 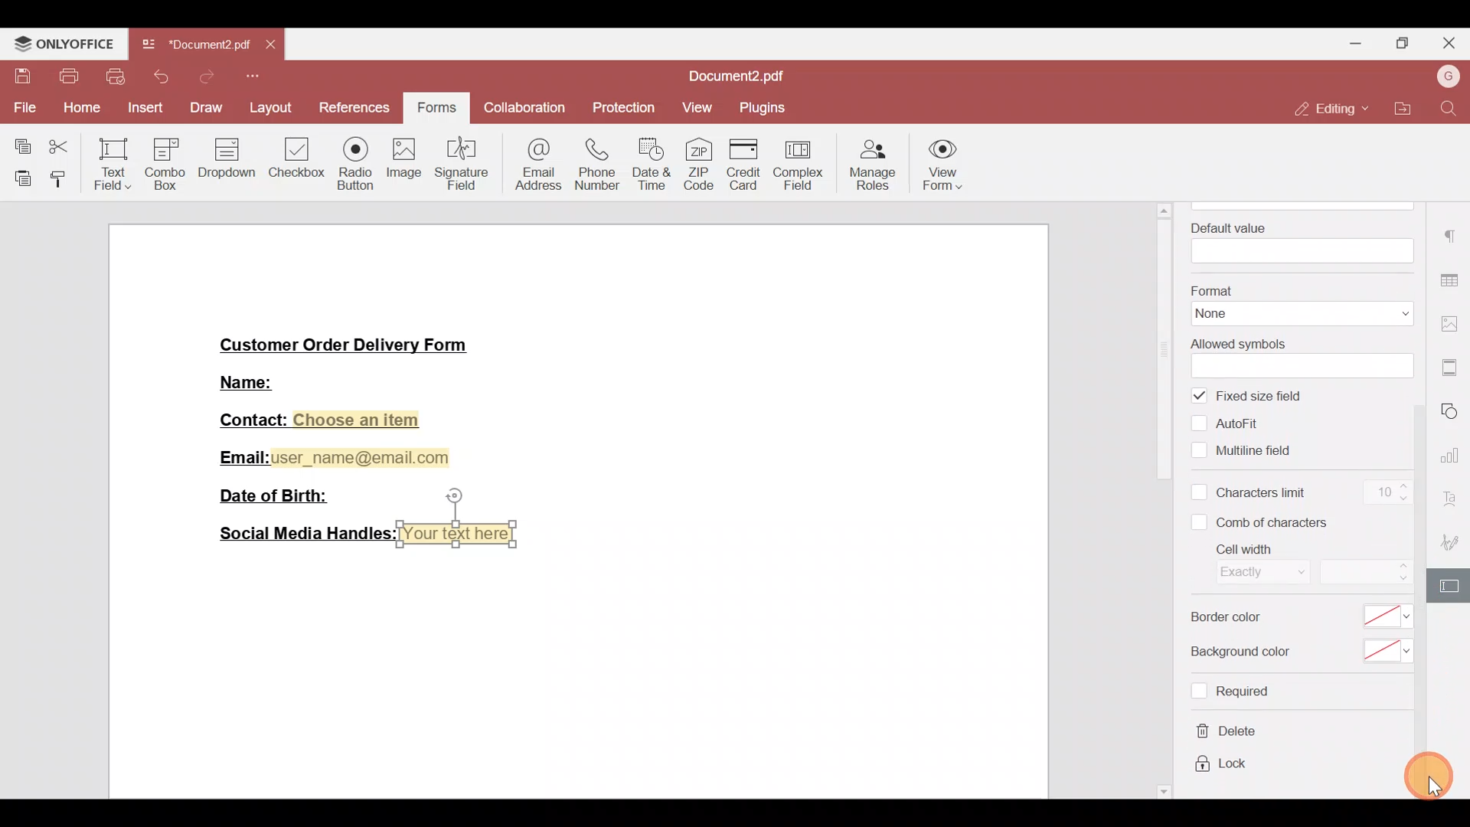 I want to click on Protection, so click(x=620, y=109).